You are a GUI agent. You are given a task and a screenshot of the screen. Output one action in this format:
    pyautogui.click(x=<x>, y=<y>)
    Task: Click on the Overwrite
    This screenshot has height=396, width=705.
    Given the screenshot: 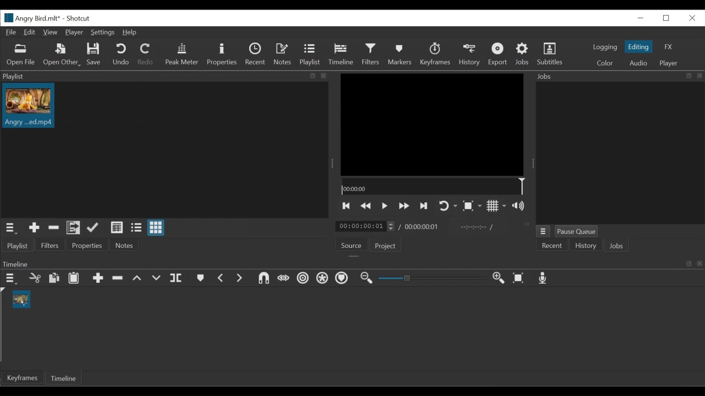 What is the action you would take?
    pyautogui.click(x=158, y=278)
    